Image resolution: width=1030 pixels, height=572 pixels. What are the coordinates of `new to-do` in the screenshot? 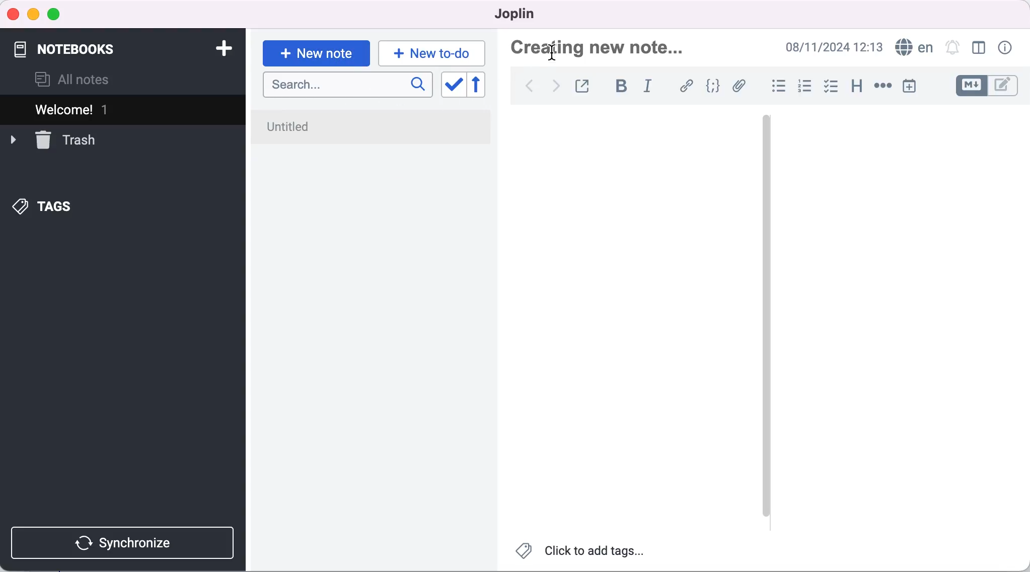 It's located at (435, 53).